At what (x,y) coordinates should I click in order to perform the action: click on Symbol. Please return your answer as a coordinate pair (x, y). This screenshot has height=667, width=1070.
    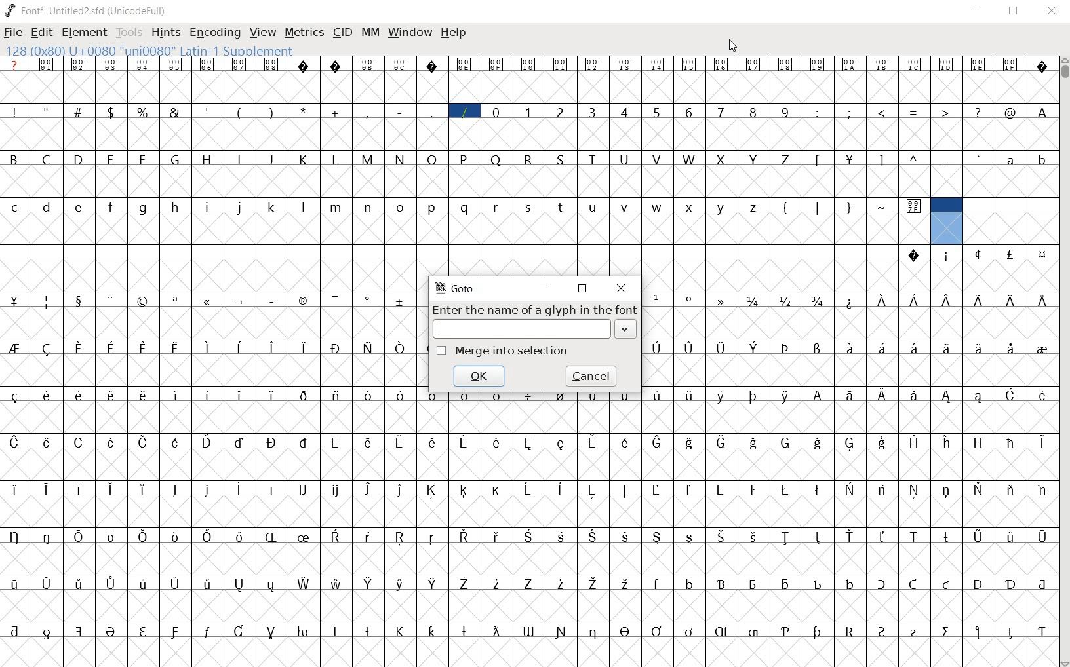
    Looking at the image, I should click on (306, 583).